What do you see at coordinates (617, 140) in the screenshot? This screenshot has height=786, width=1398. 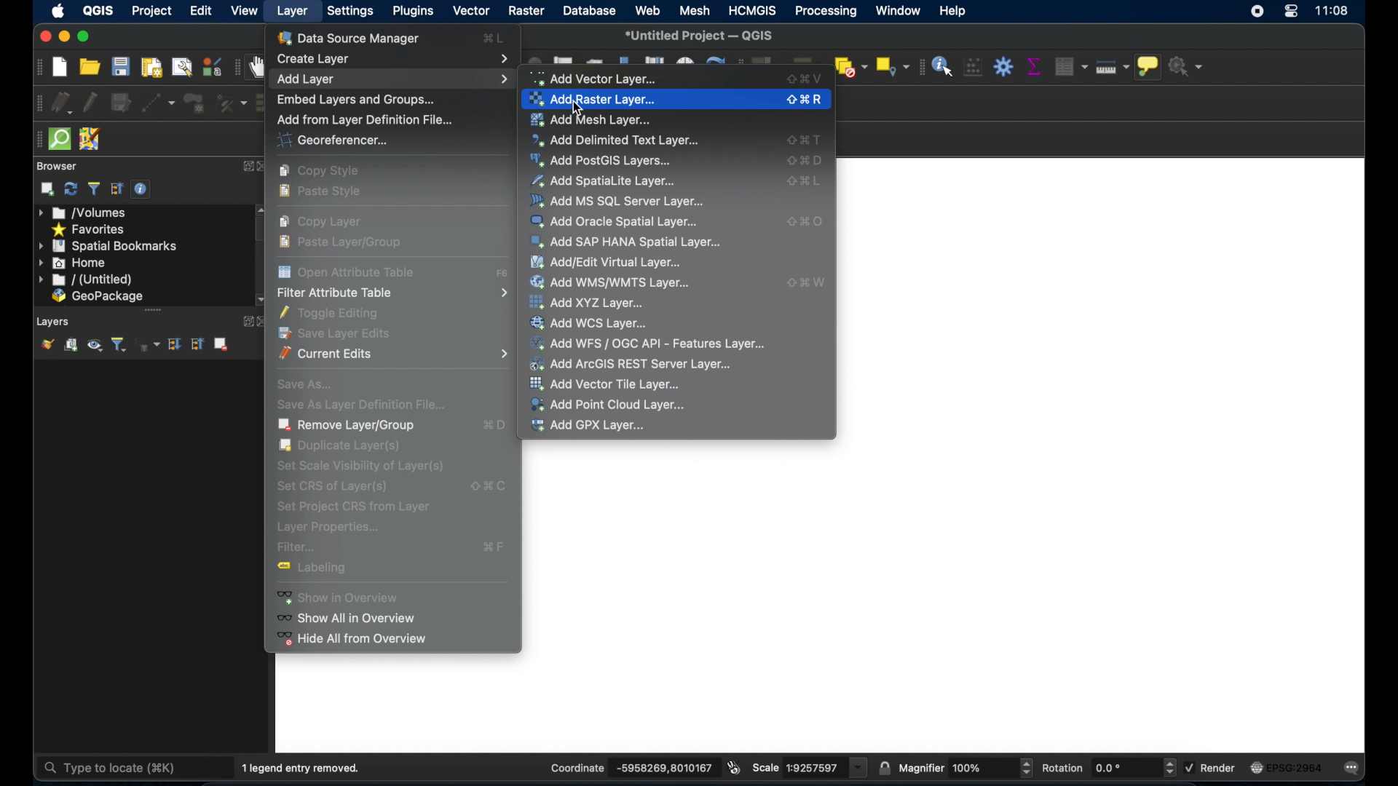 I see `add delimited text layer` at bounding box center [617, 140].